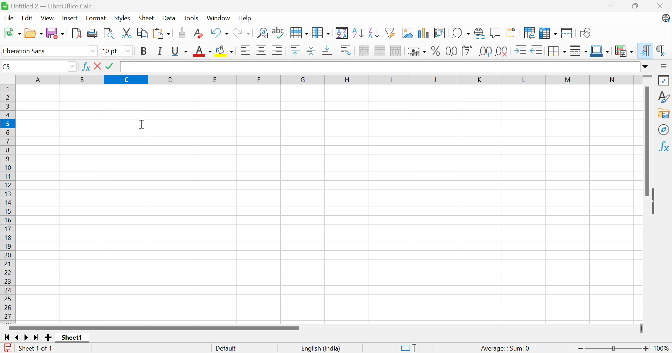  I want to click on Drop down, so click(71, 67).